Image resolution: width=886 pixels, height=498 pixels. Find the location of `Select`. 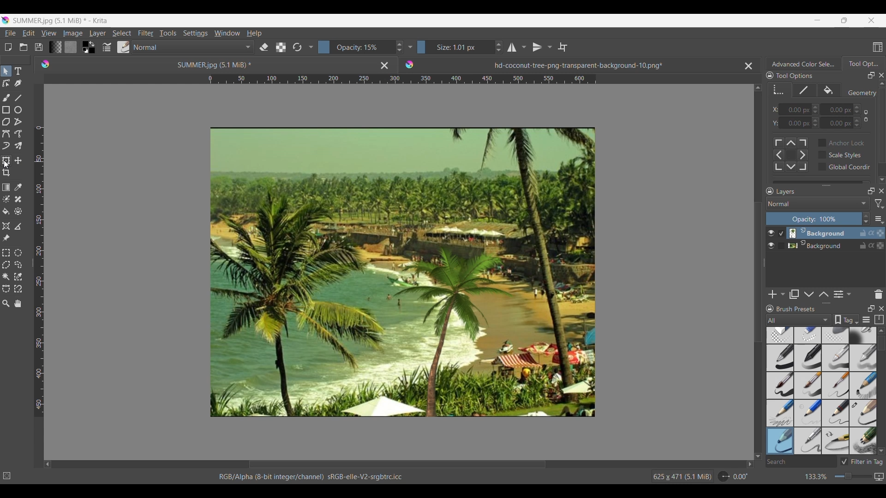

Select is located at coordinates (122, 33).